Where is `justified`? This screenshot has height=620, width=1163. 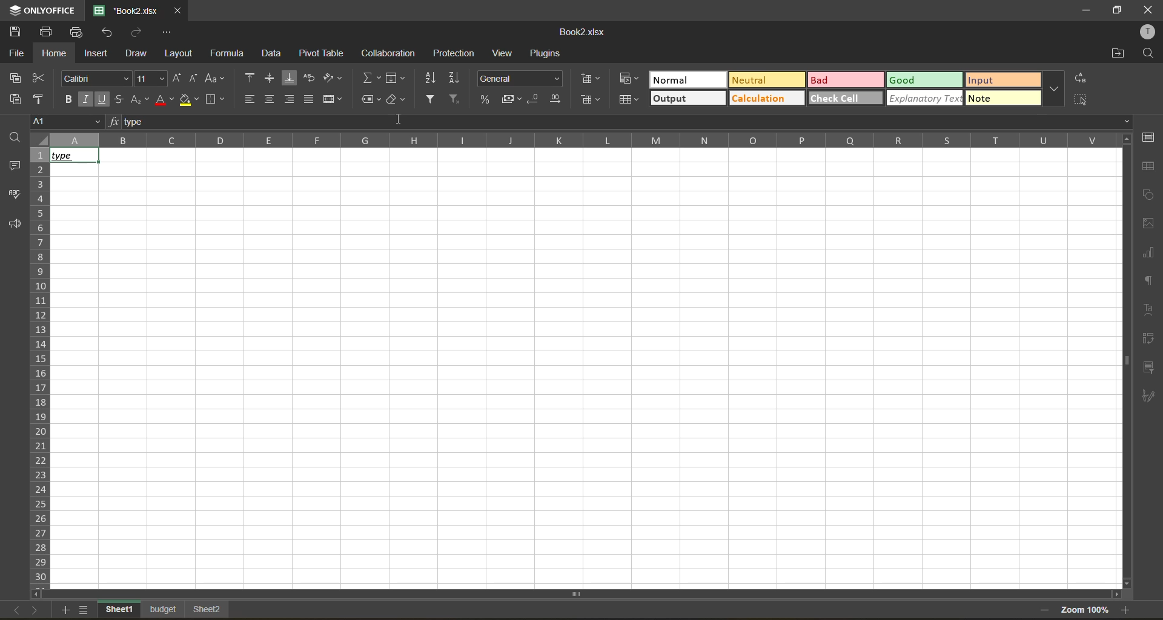
justified is located at coordinates (308, 99).